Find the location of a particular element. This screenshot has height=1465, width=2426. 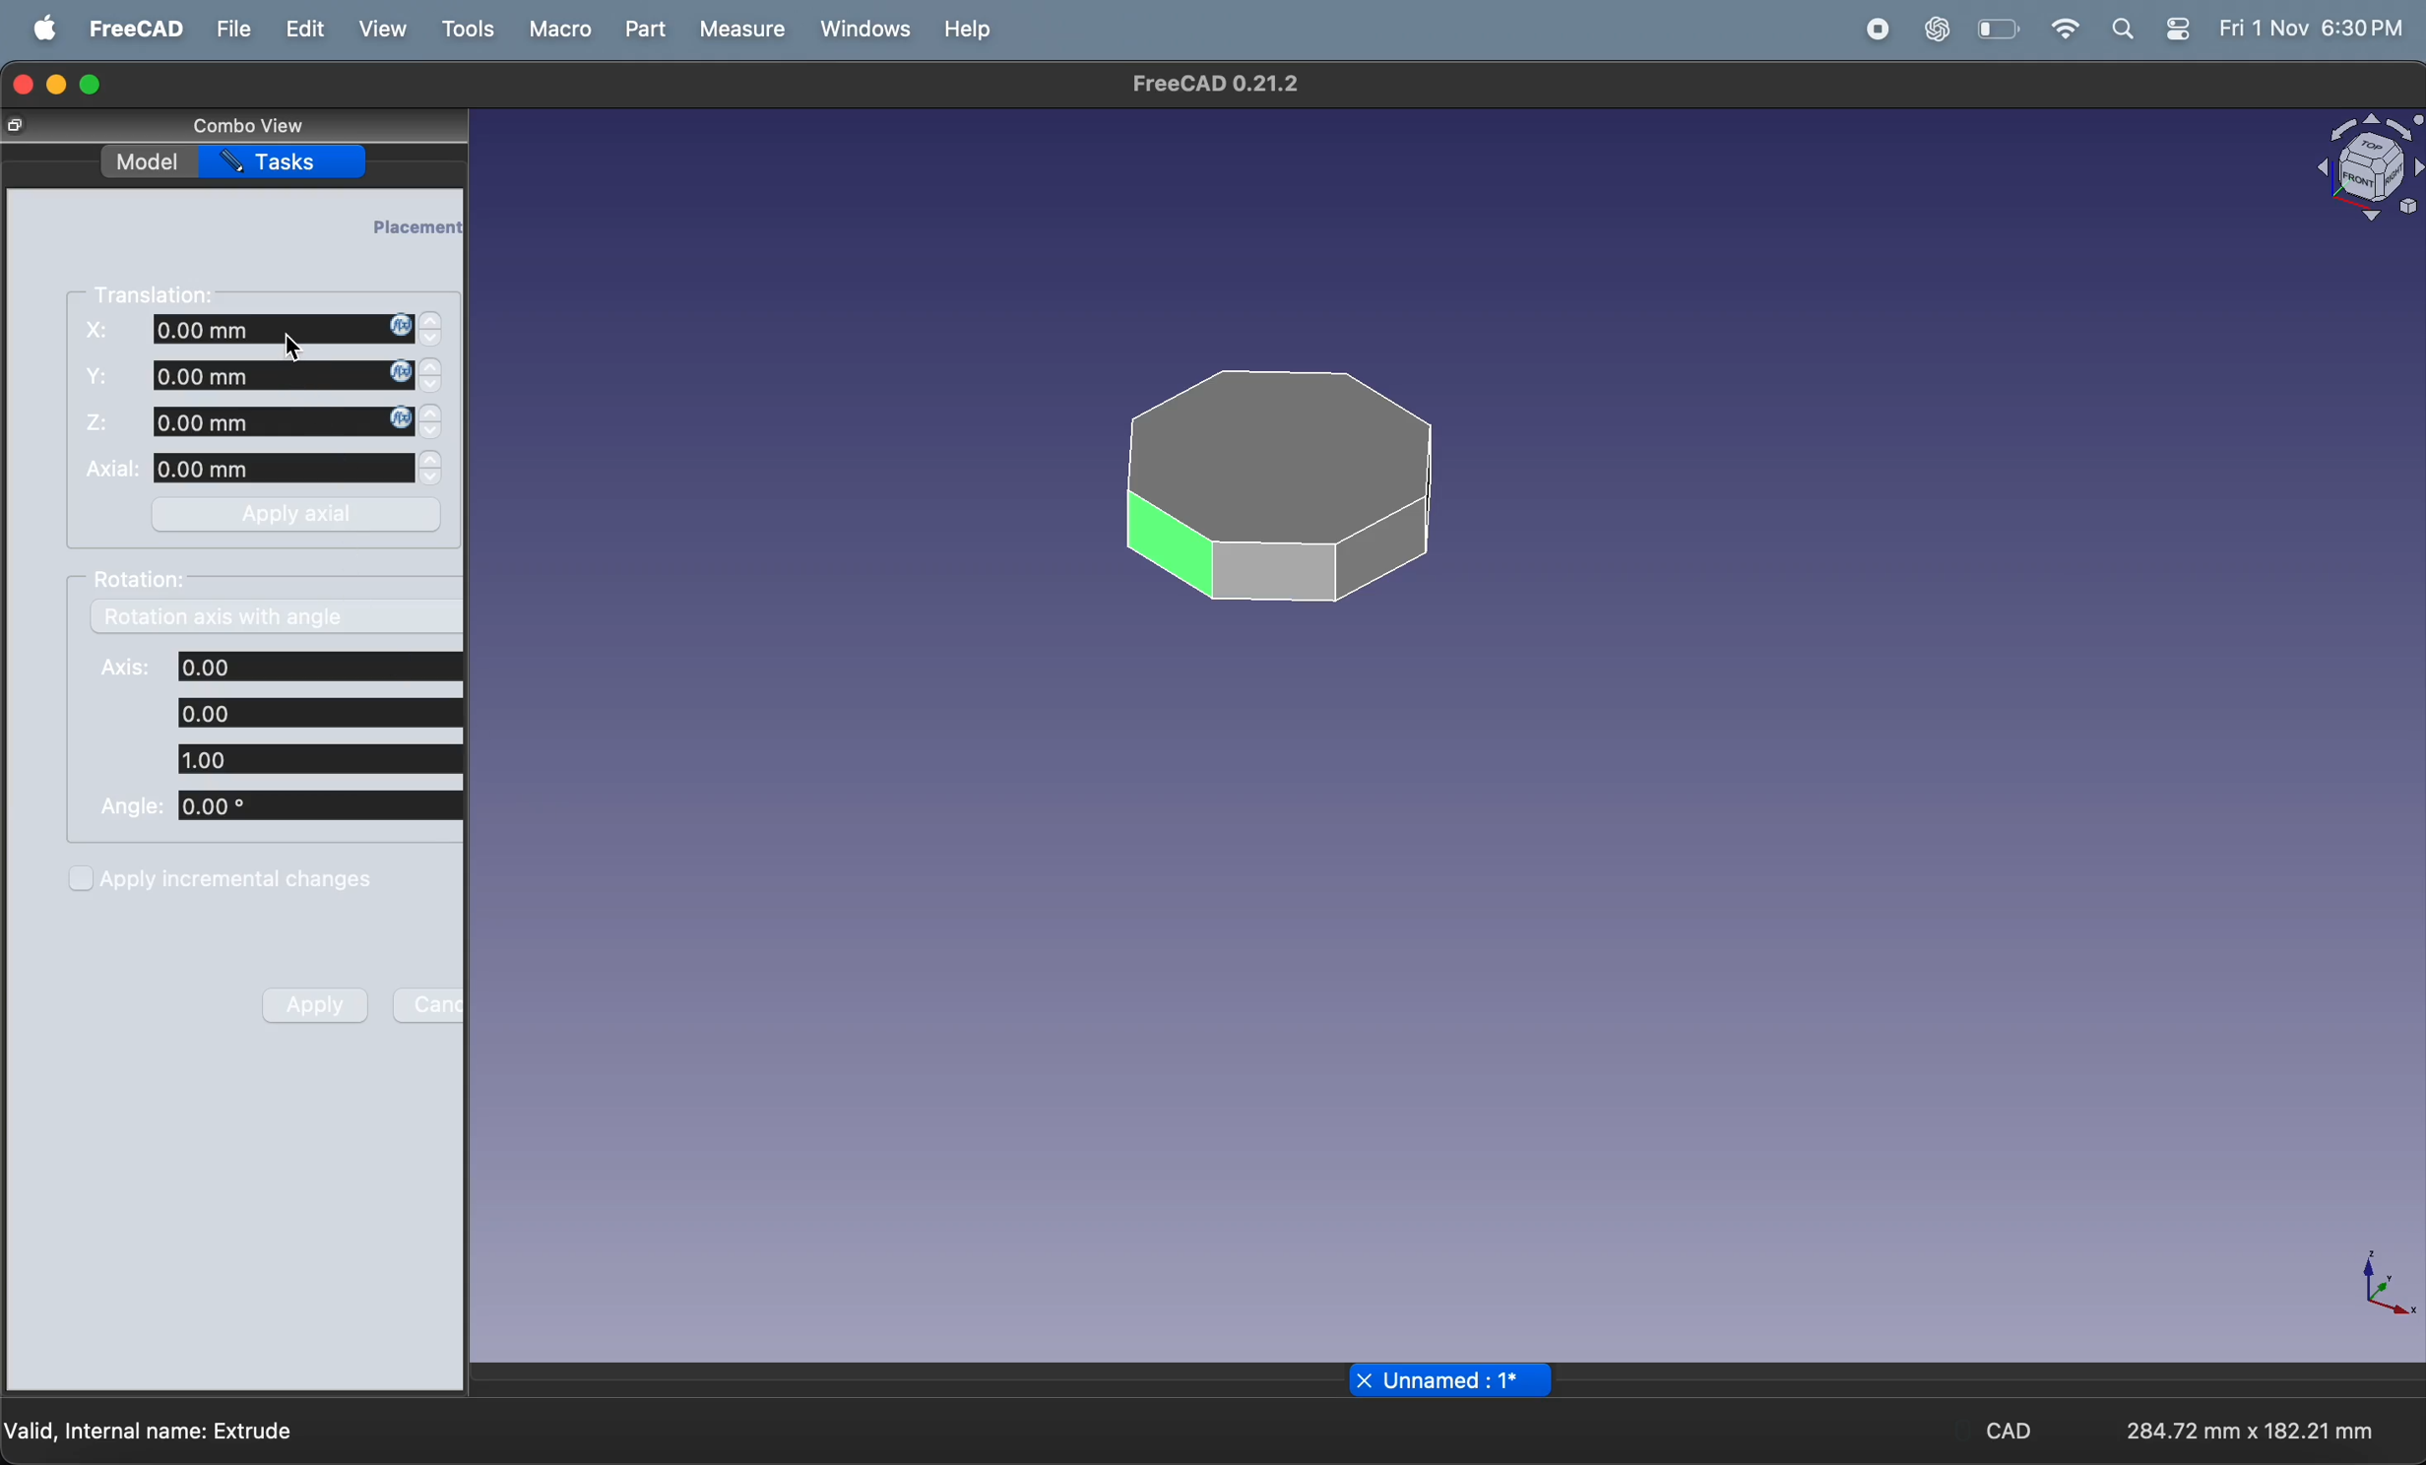

freecad is located at coordinates (134, 29).